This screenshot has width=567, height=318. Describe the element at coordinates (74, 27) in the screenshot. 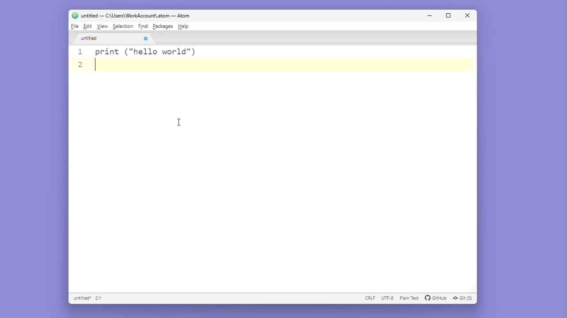

I see `File` at that location.